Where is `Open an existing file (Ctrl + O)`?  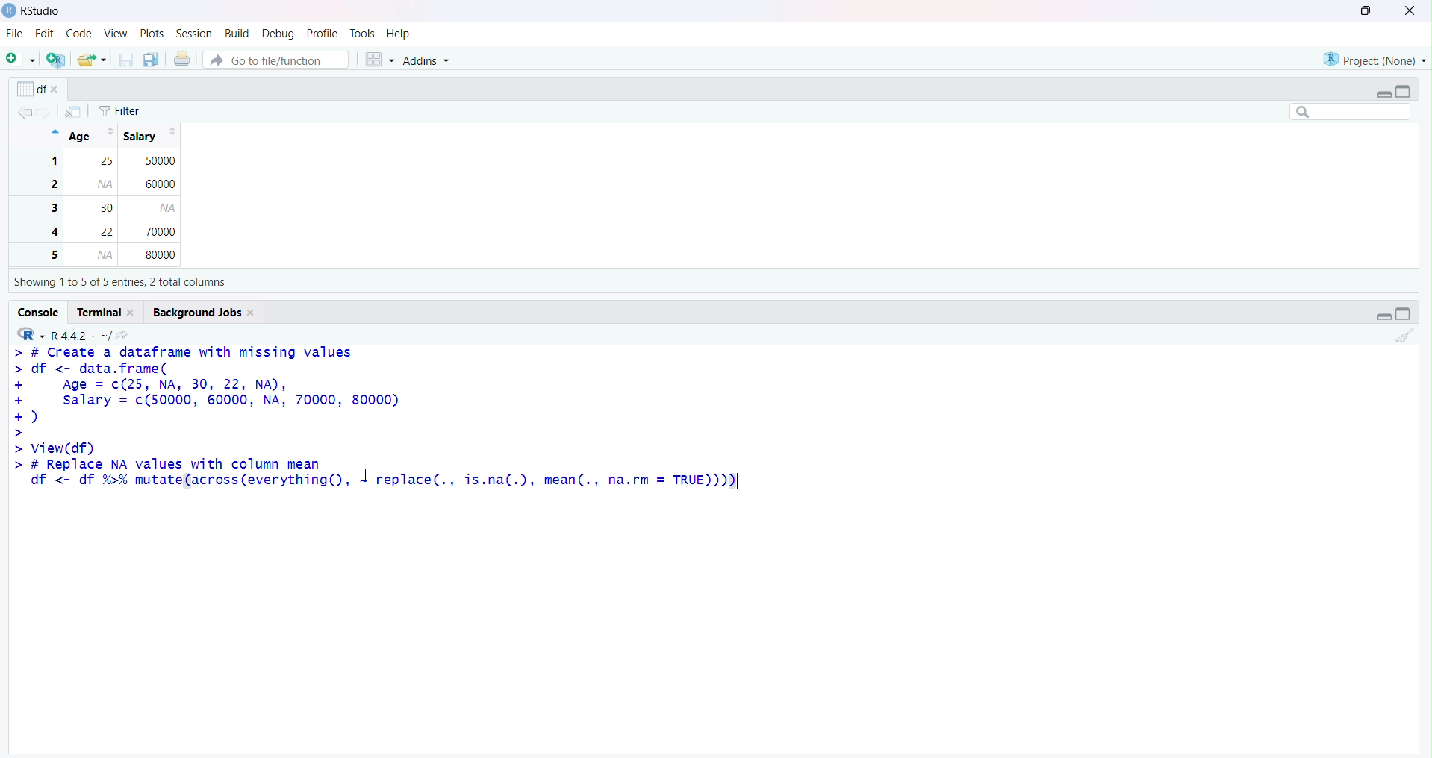
Open an existing file (Ctrl + O) is located at coordinates (92, 59).